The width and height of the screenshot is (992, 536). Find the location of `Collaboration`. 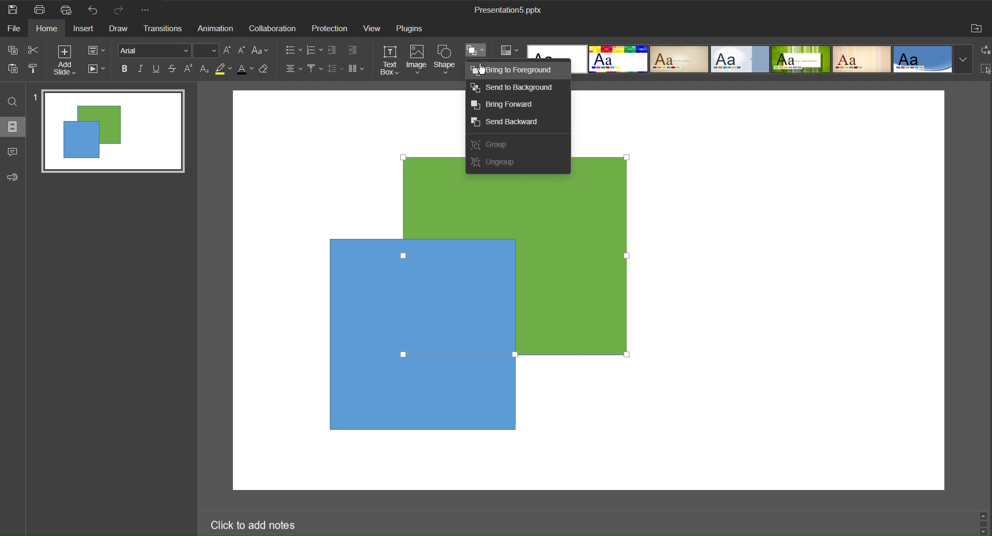

Collaboration is located at coordinates (273, 29).